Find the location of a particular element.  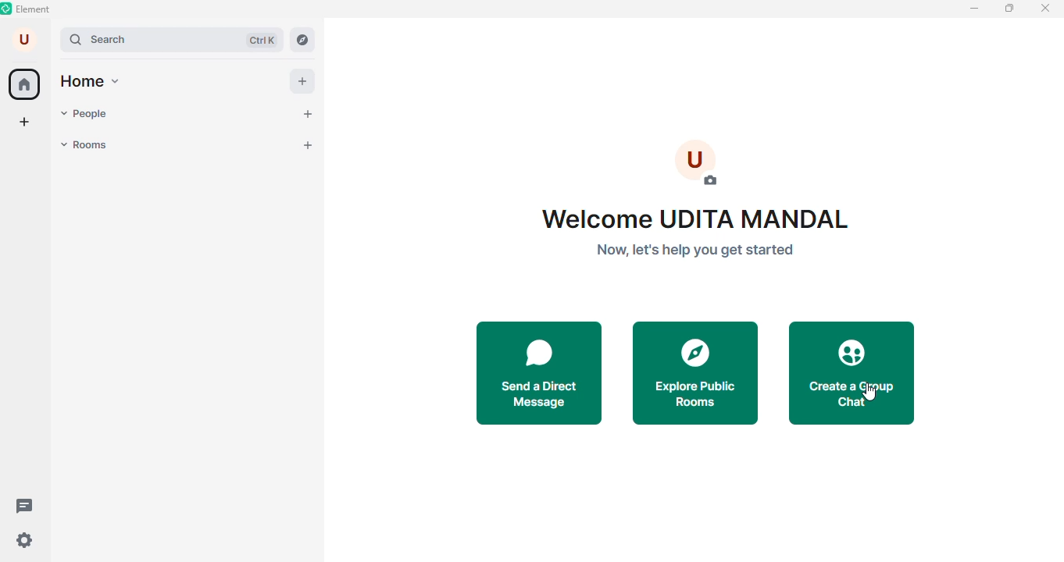

add people is located at coordinates (310, 115).